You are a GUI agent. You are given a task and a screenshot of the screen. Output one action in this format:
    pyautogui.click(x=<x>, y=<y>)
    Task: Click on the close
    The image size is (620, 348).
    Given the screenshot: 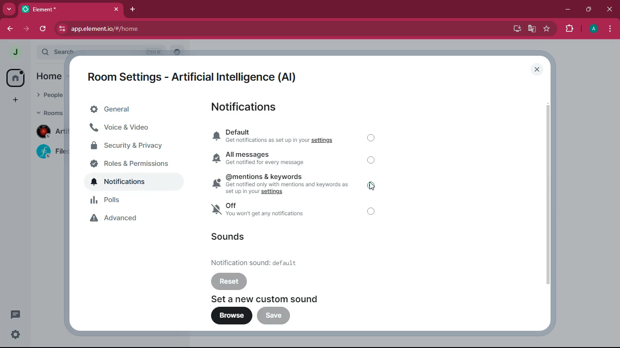 What is the action you would take?
    pyautogui.click(x=537, y=69)
    